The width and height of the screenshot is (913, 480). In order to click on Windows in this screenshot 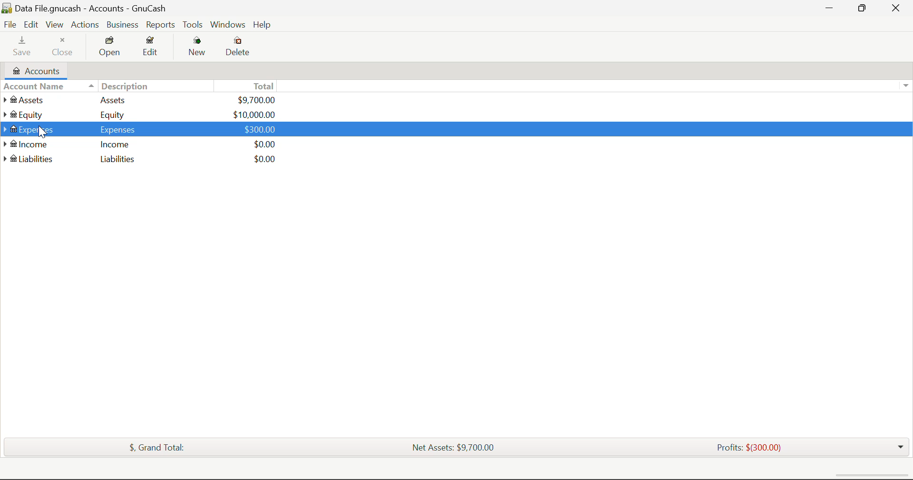, I will do `click(228, 25)`.